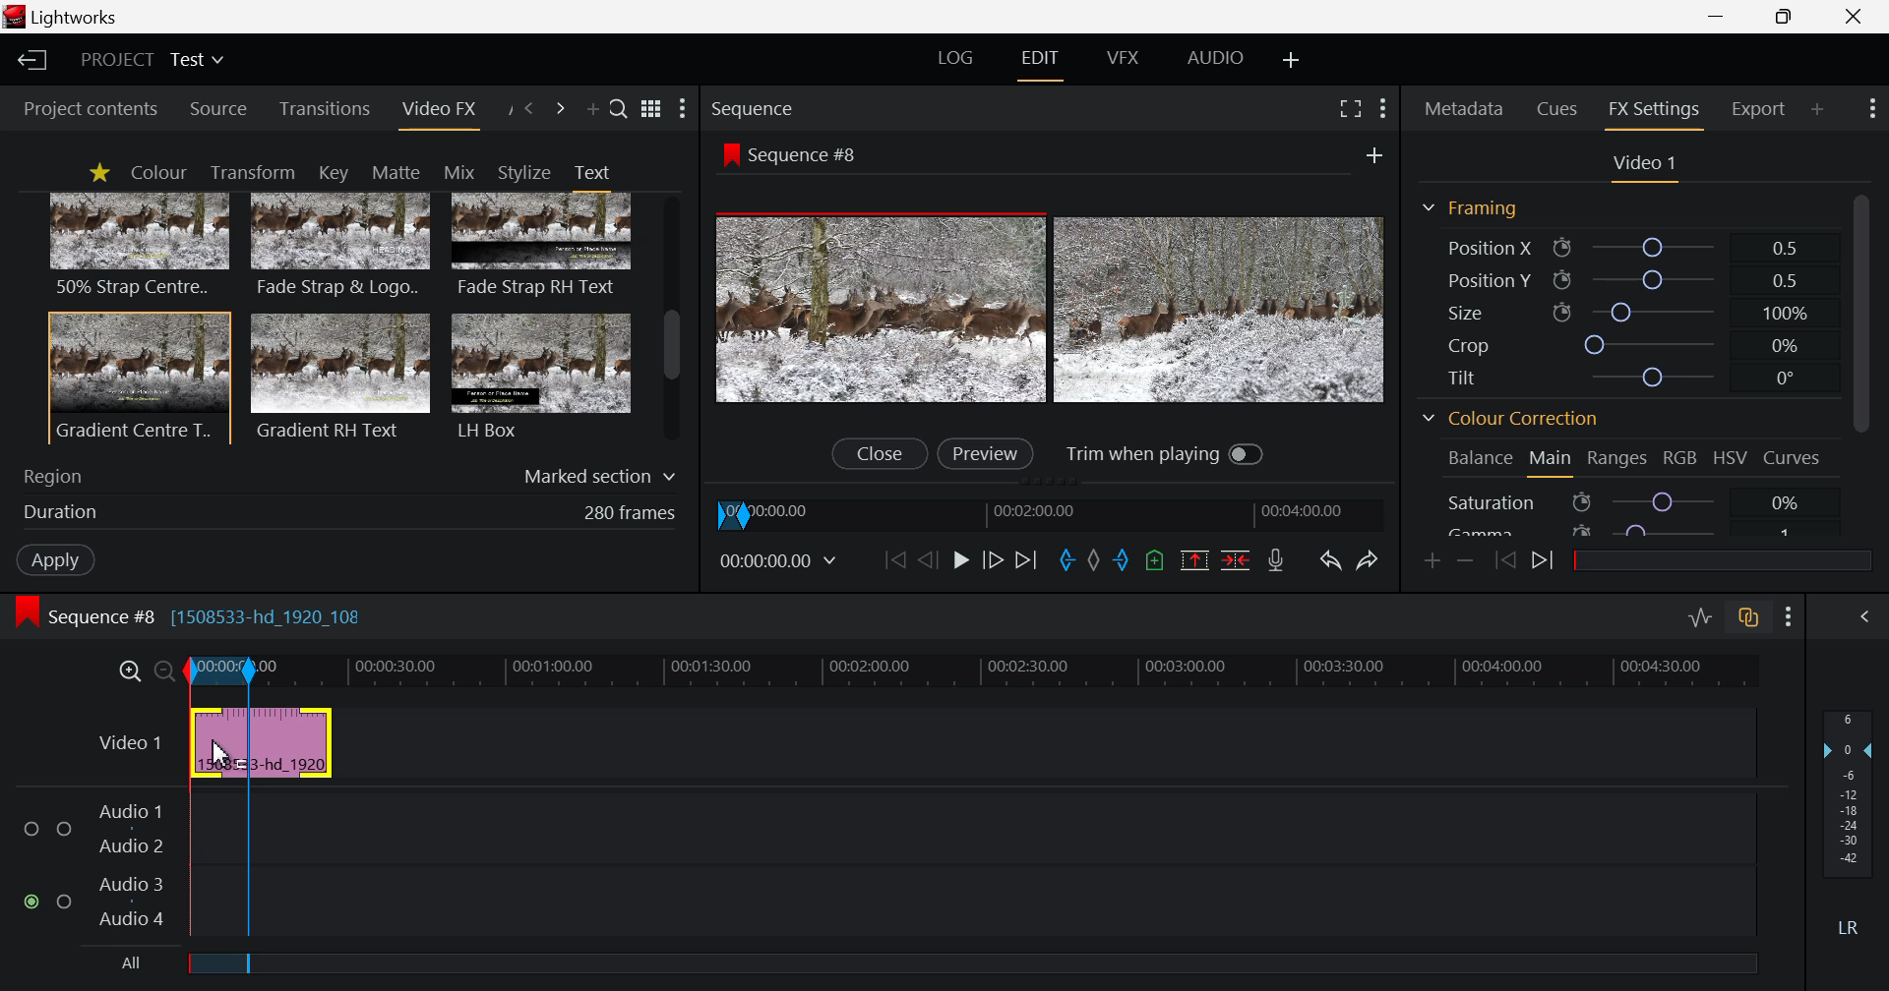 The image size is (1889, 991). I want to click on Cues, so click(1559, 107).